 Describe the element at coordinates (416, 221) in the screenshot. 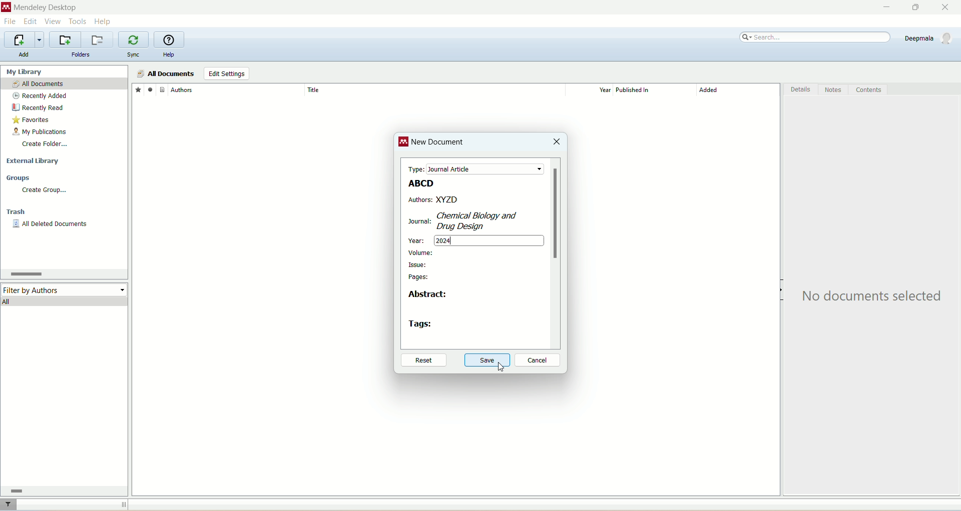

I see `journal` at that location.